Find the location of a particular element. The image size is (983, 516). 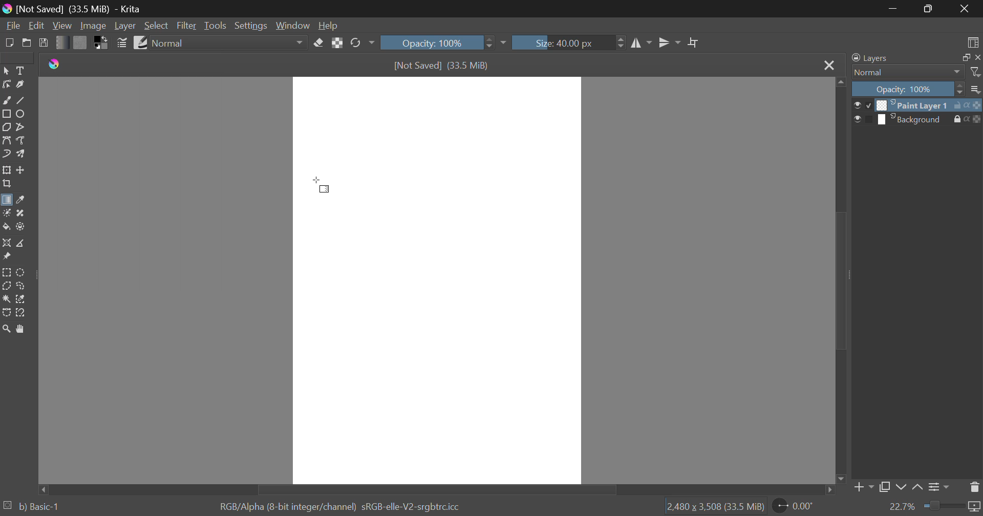

Eyedropper is located at coordinates (19, 201).